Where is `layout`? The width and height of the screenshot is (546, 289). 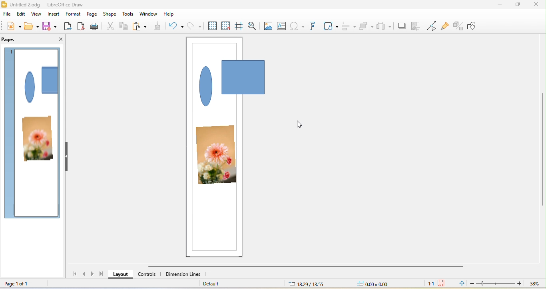
layout is located at coordinates (120, 275).